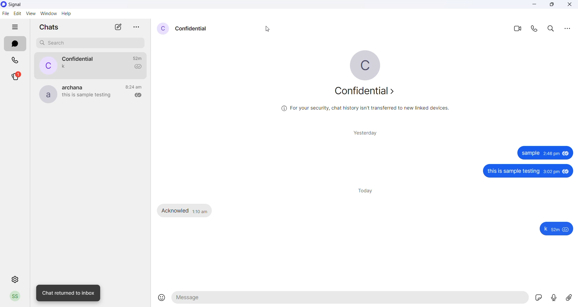 Image resolution: width=578 pixels, height=307 pixels. What do you see at coordinates (15, 77) in the screenshot?
I see `stories` at bounding box center [15, 77].